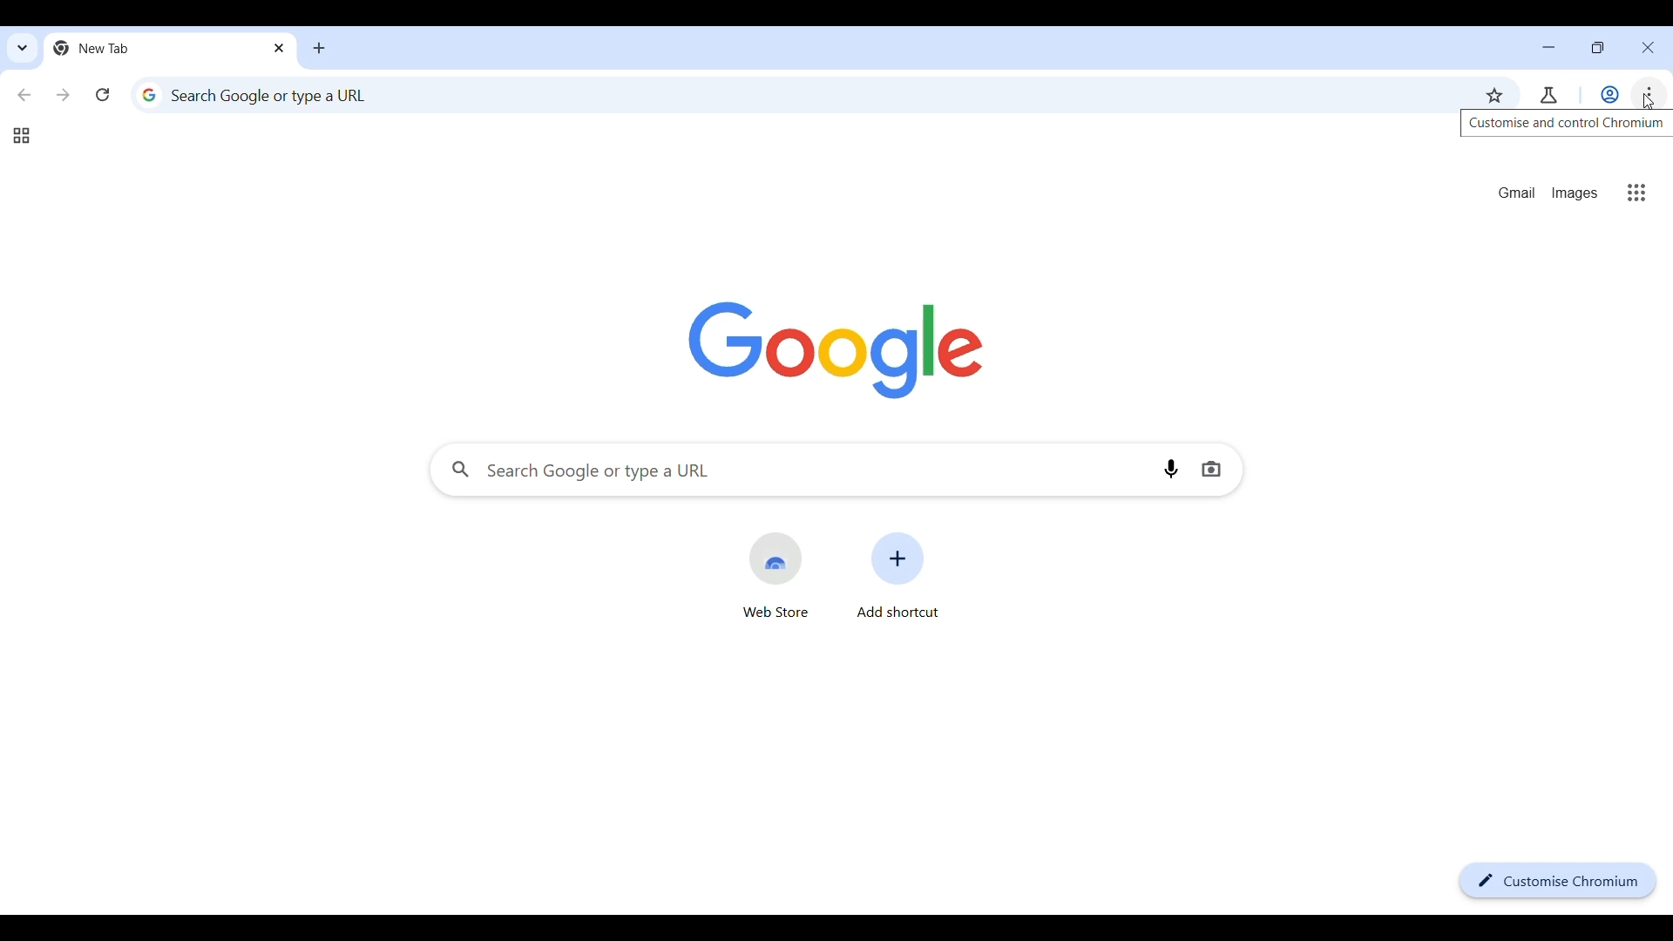 The image size is (1673, 941). What do you see at coordinates (21, 136) in the screenshot?
I see `Tab groups` at bounding box center [21, 136].